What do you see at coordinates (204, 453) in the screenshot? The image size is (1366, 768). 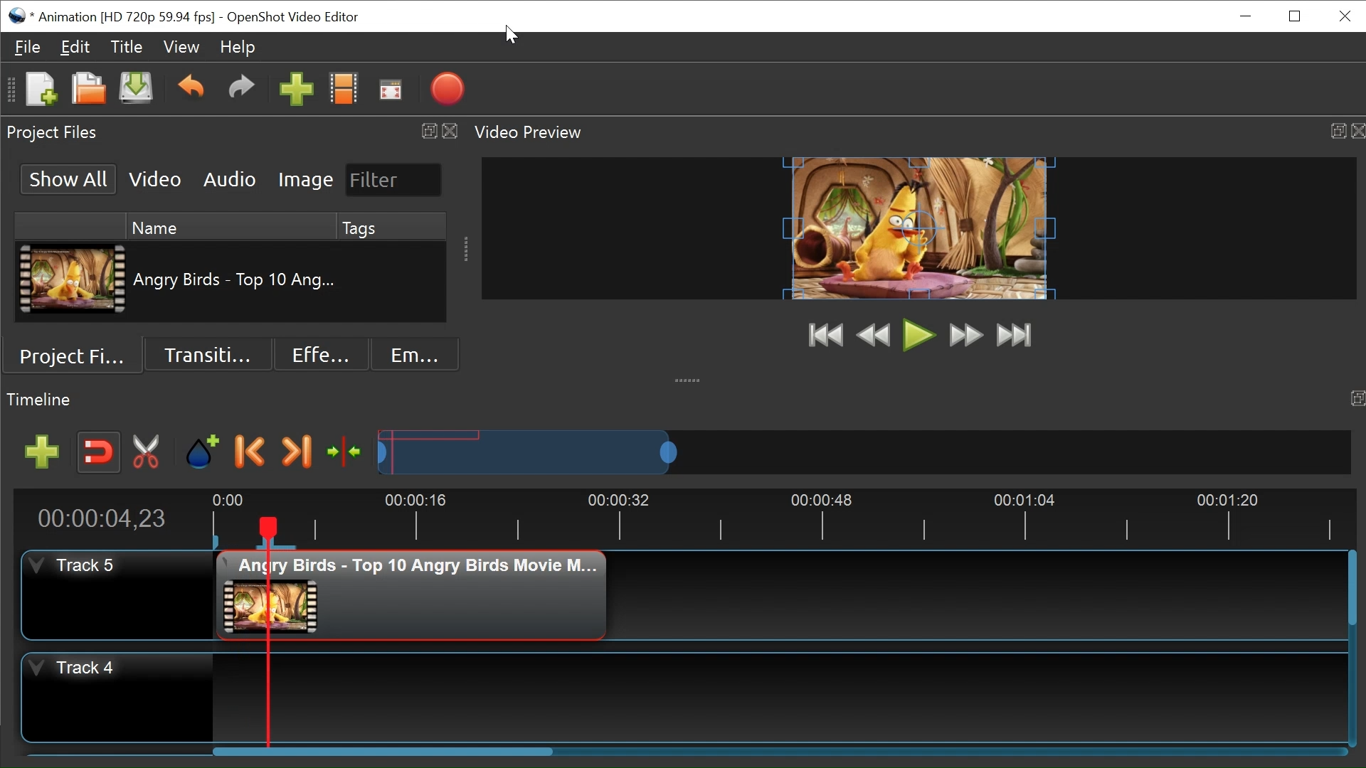 I see `Add Marker` at bounding box center [204, 453].